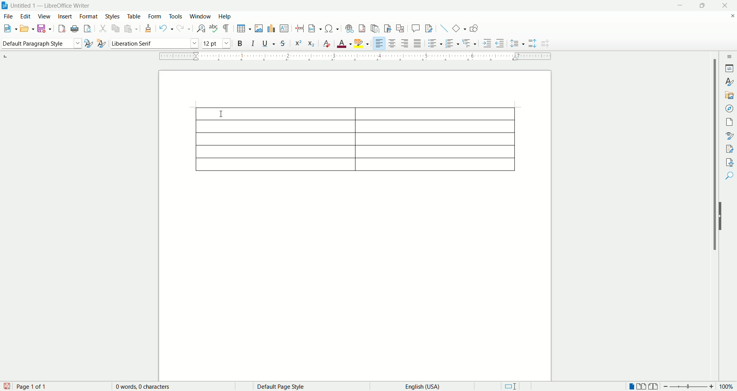 The height and width of the screenshot is (391, 737). Describe the element at coordinates (682, 6) in the screenshot. I see `minimize` at that location.